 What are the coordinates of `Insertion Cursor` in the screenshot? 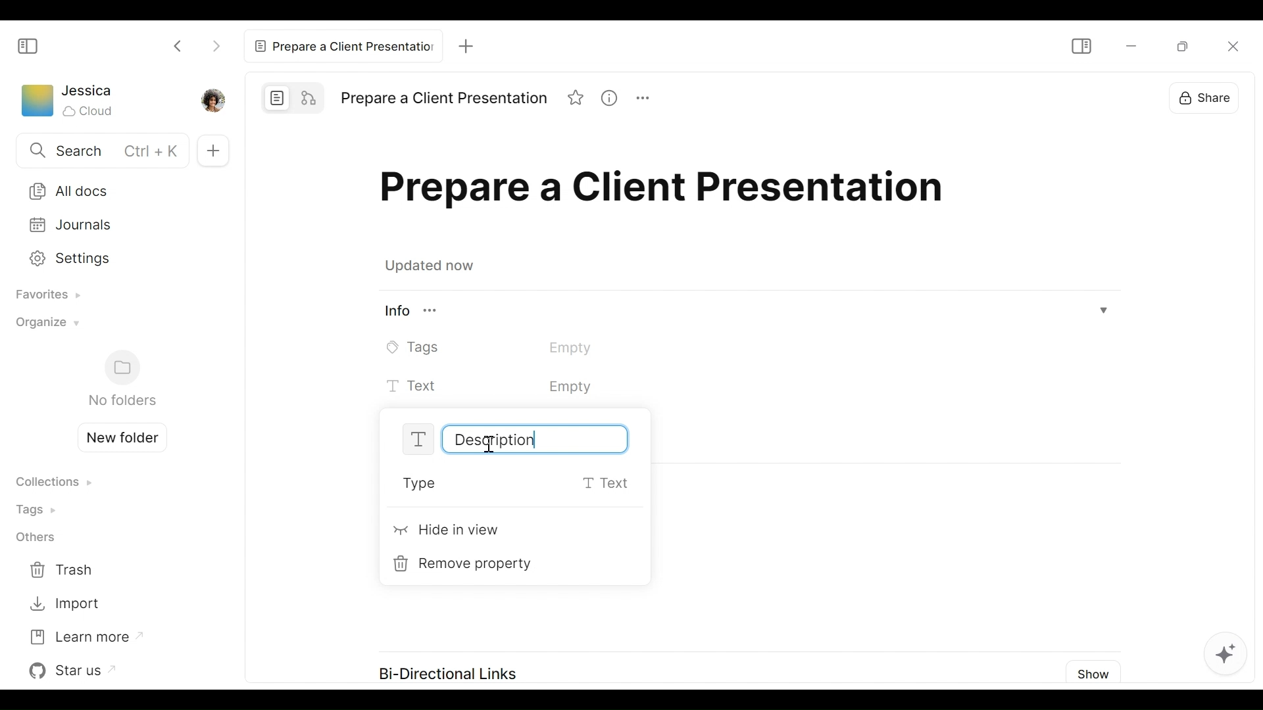 It's located at (488, 445).